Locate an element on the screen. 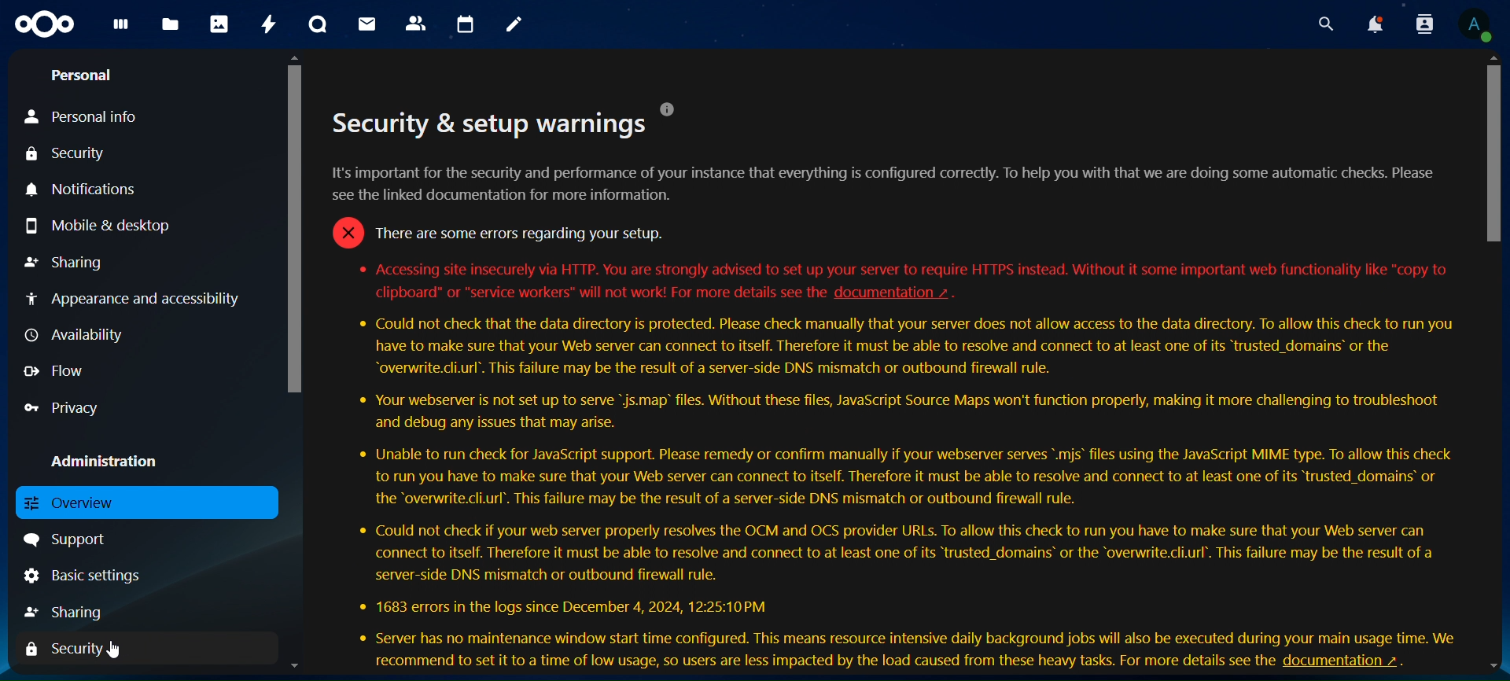 Image resolution: width=1510 pixels, height=681 pixels. personal info is located at coordinates (83, 118).